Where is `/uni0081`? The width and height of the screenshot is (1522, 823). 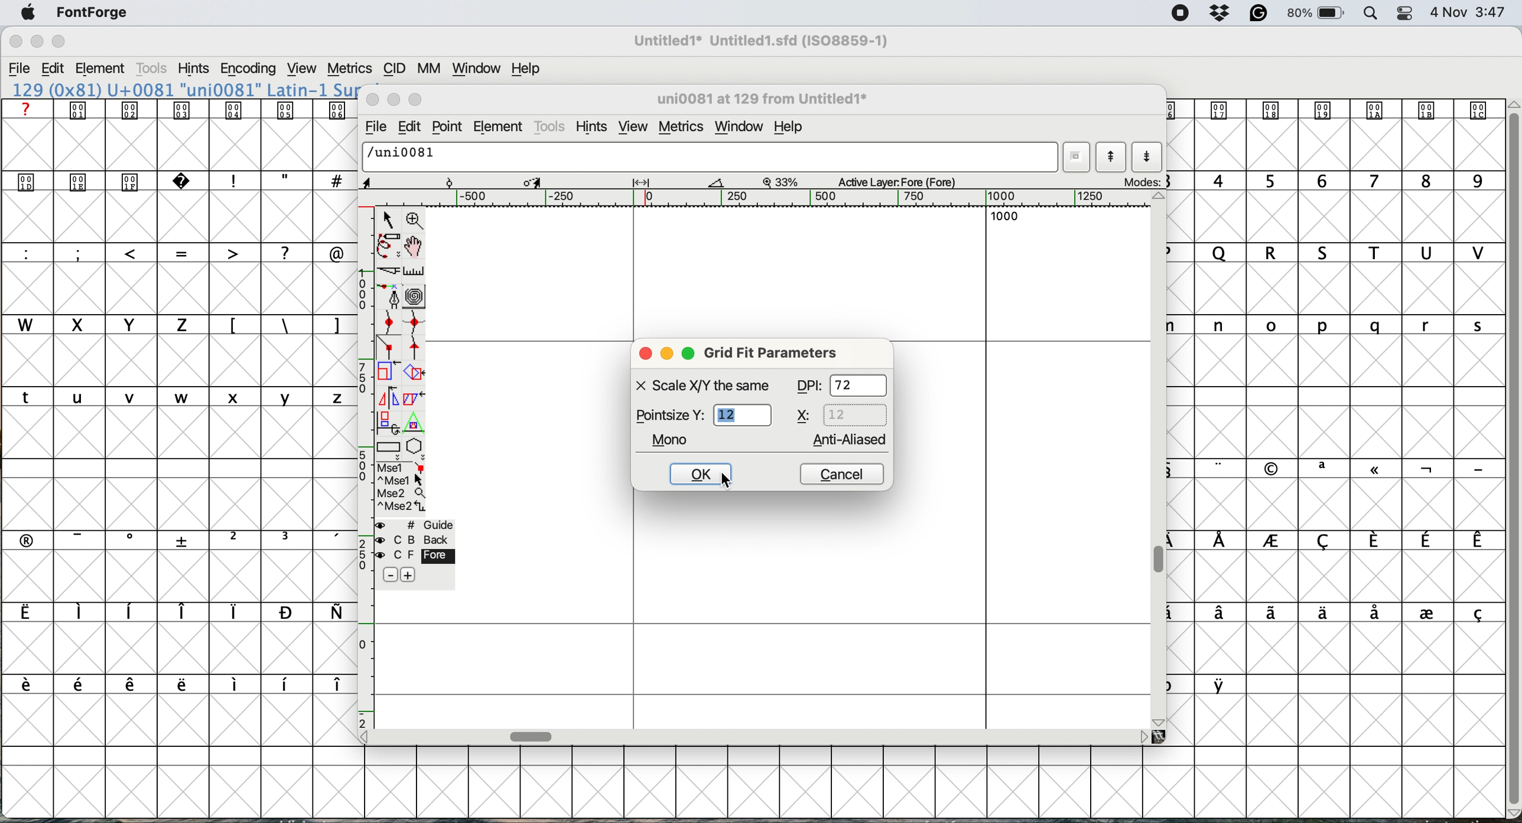
/uni0081 is located at coordinates (711, 157).